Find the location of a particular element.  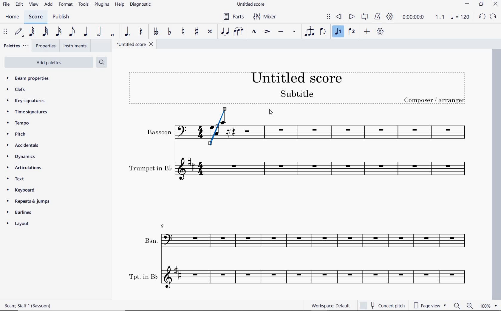

cursor is located at coordinates (270, 113).